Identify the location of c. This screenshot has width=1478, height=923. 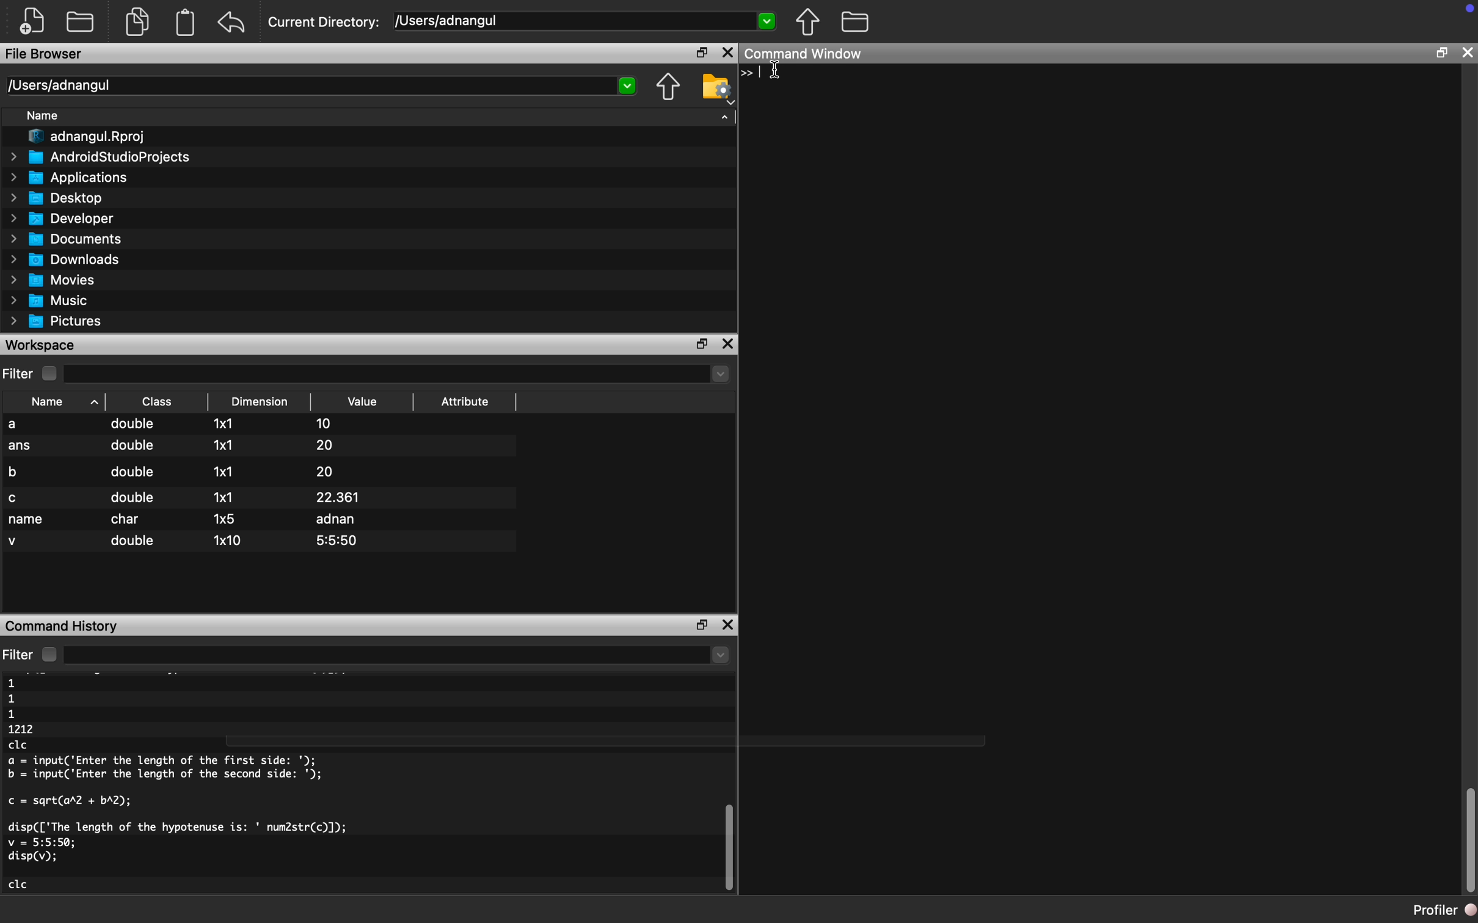
(15, 500).